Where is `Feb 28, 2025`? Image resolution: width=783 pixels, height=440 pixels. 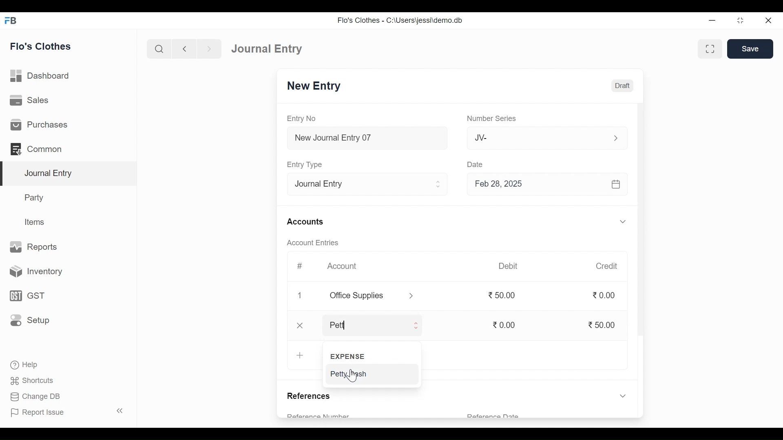
Feb 28, 2025 is located at coordinates (544, 185).